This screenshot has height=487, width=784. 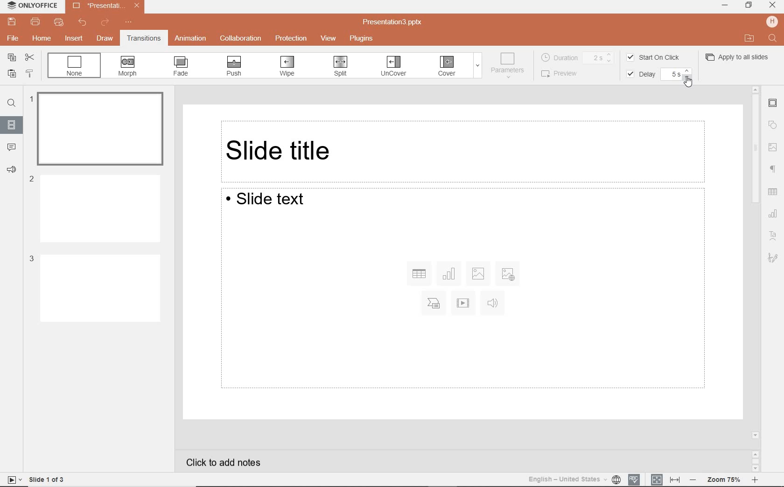 I want to click on view, so click(x=329, y=39).